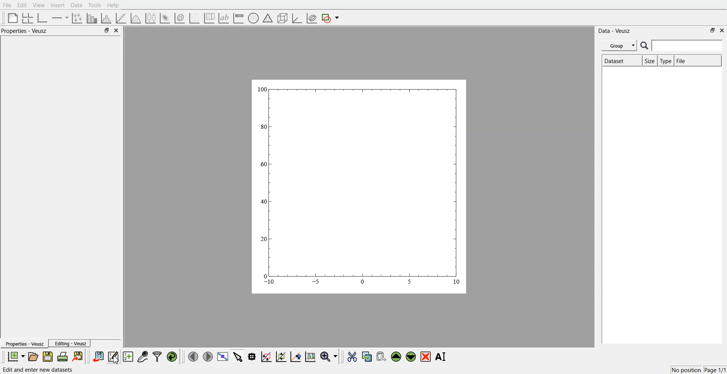 This screenshot has width=727, height=374. I want to click on No position, so click(687, 369).